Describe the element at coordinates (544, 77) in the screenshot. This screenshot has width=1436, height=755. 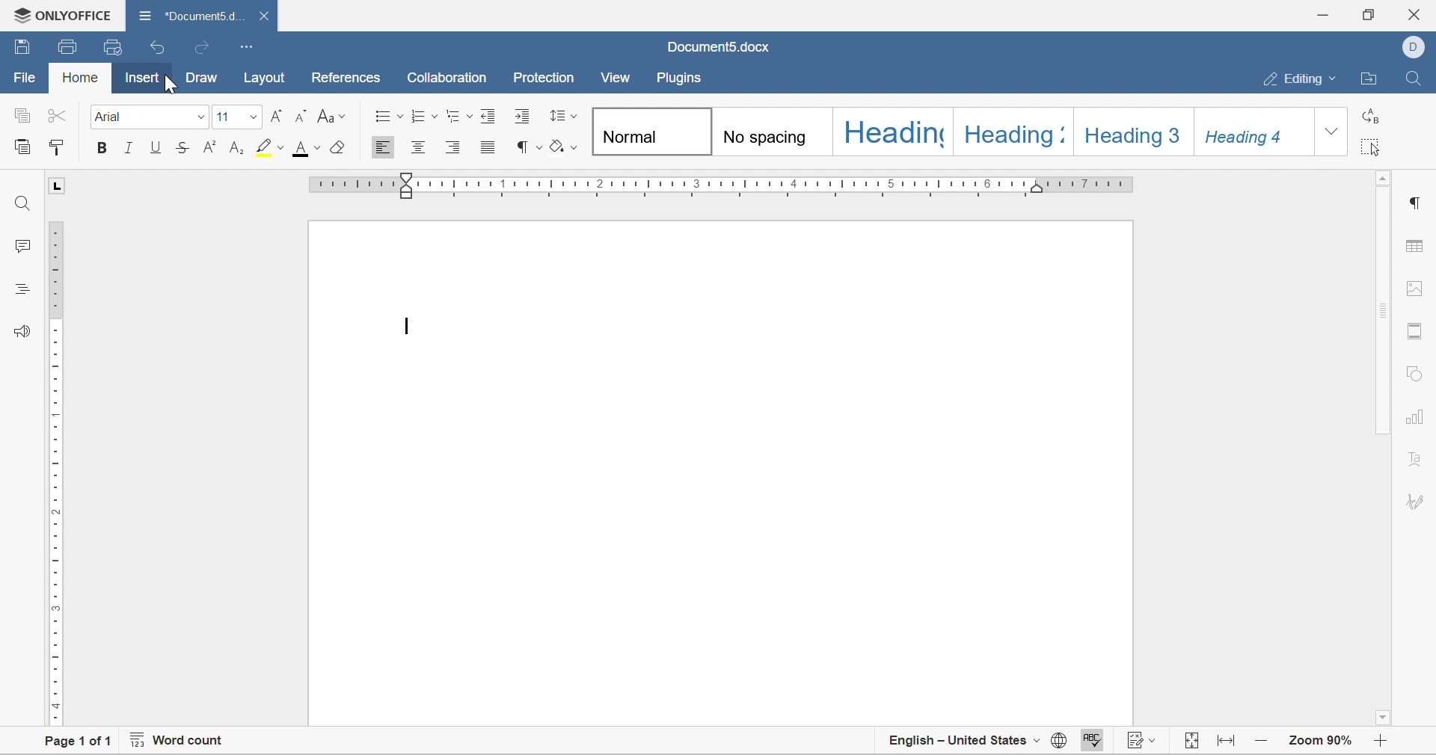
I see `protection` at that location.